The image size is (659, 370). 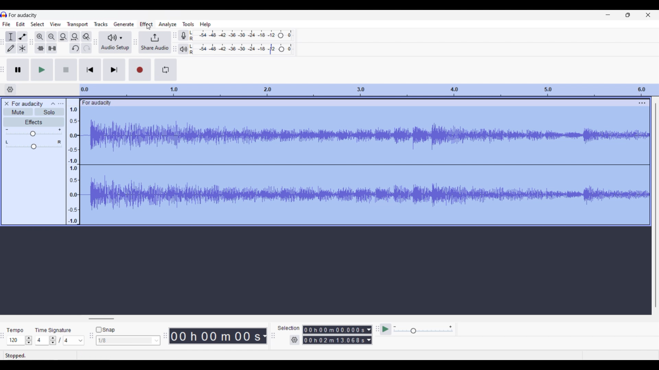 I want to click on Envelop tool, so click(x=23, y=37).